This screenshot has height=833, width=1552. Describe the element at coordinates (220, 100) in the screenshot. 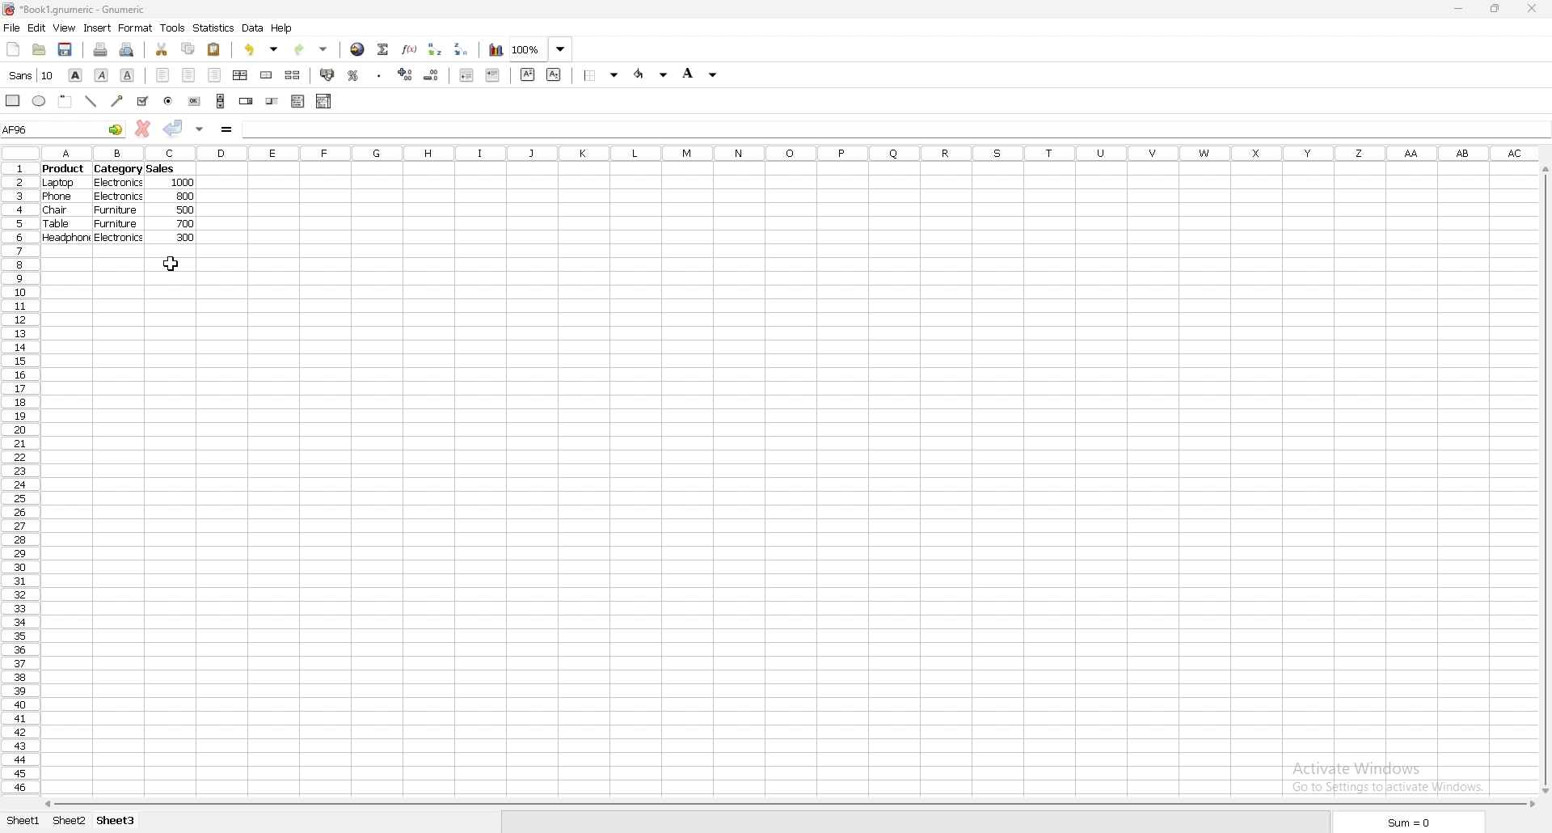

I see `scroll bar` at that location.